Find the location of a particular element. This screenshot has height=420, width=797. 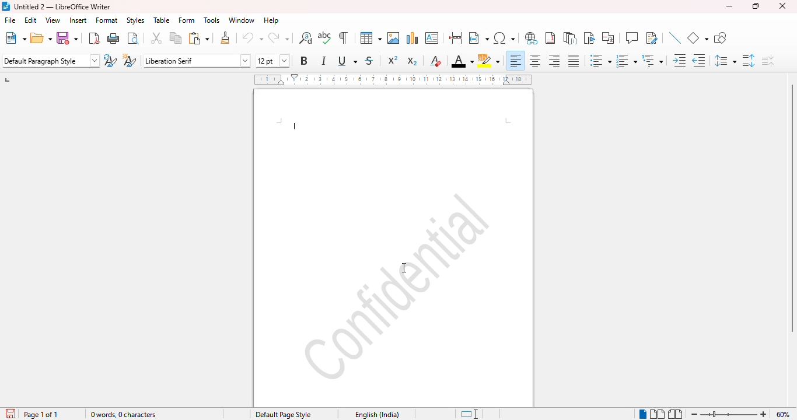

typing cursor is located at coordinates (296, 127).